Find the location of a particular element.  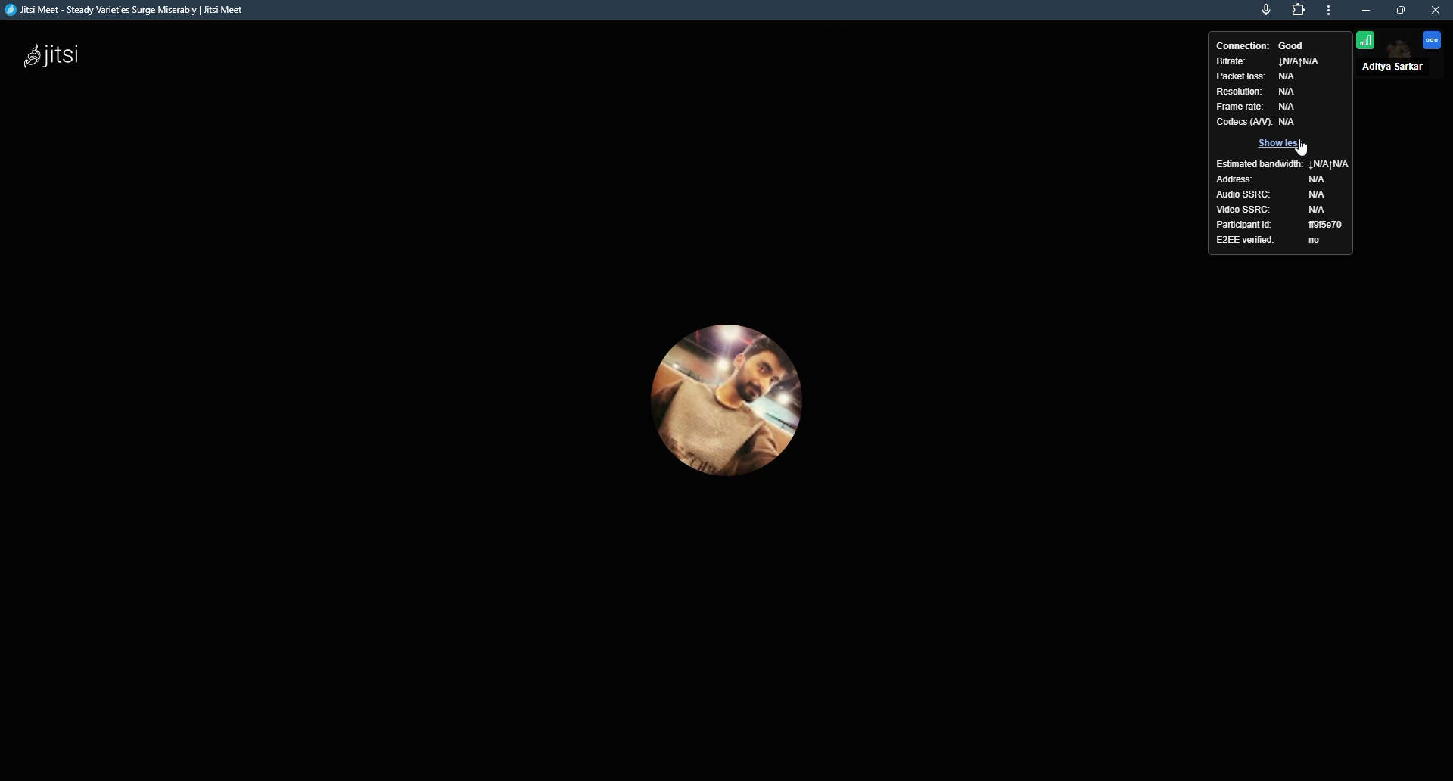

more is located at coordinates (1433, 41).